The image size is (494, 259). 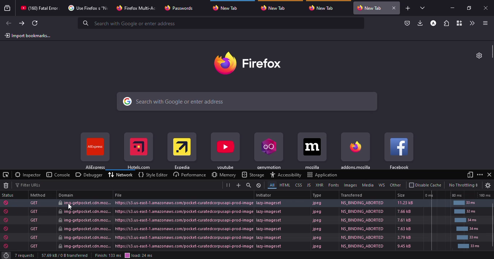 I want to click on shortcuts, so click(x=355, y=150).